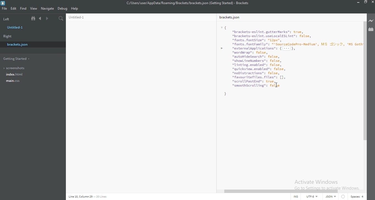  What do you see at coordinates (371, 29) in the screenshot?
I see `Extension Manager` at bounding box center [371, 29].